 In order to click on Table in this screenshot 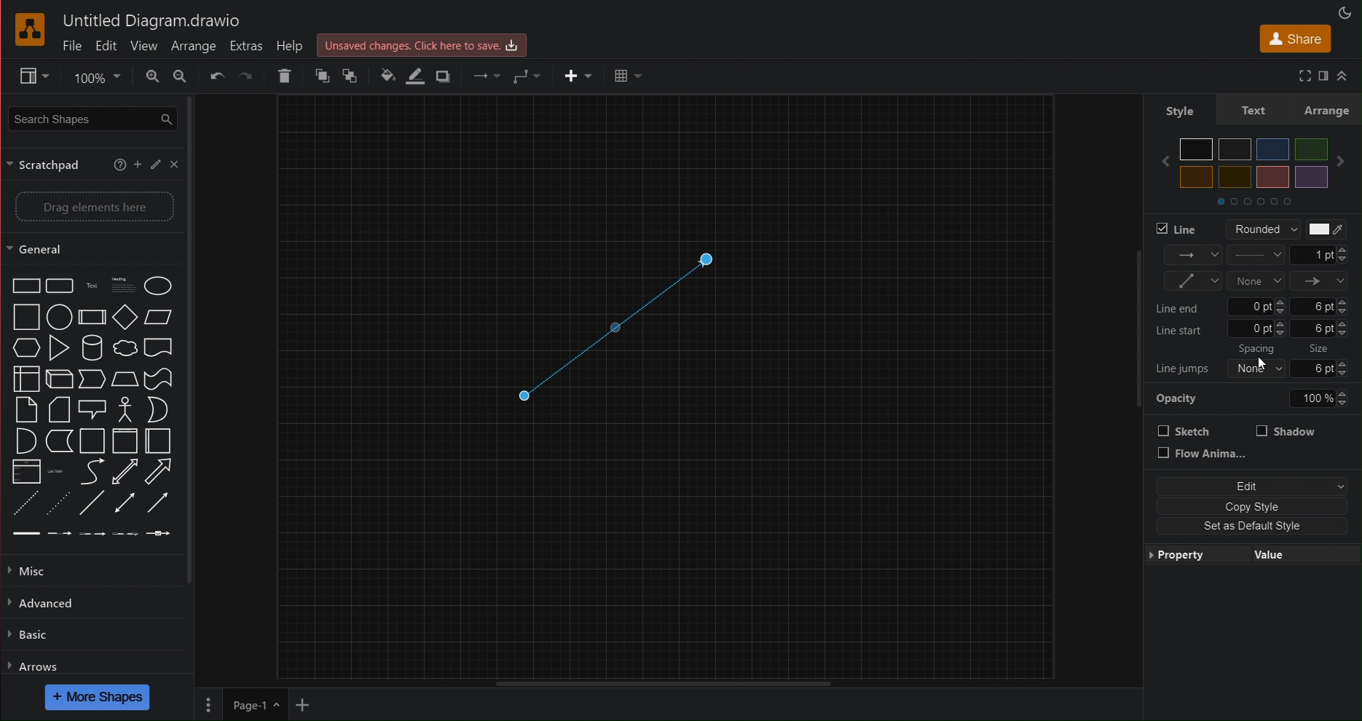, I will do `click(626, 76)`.